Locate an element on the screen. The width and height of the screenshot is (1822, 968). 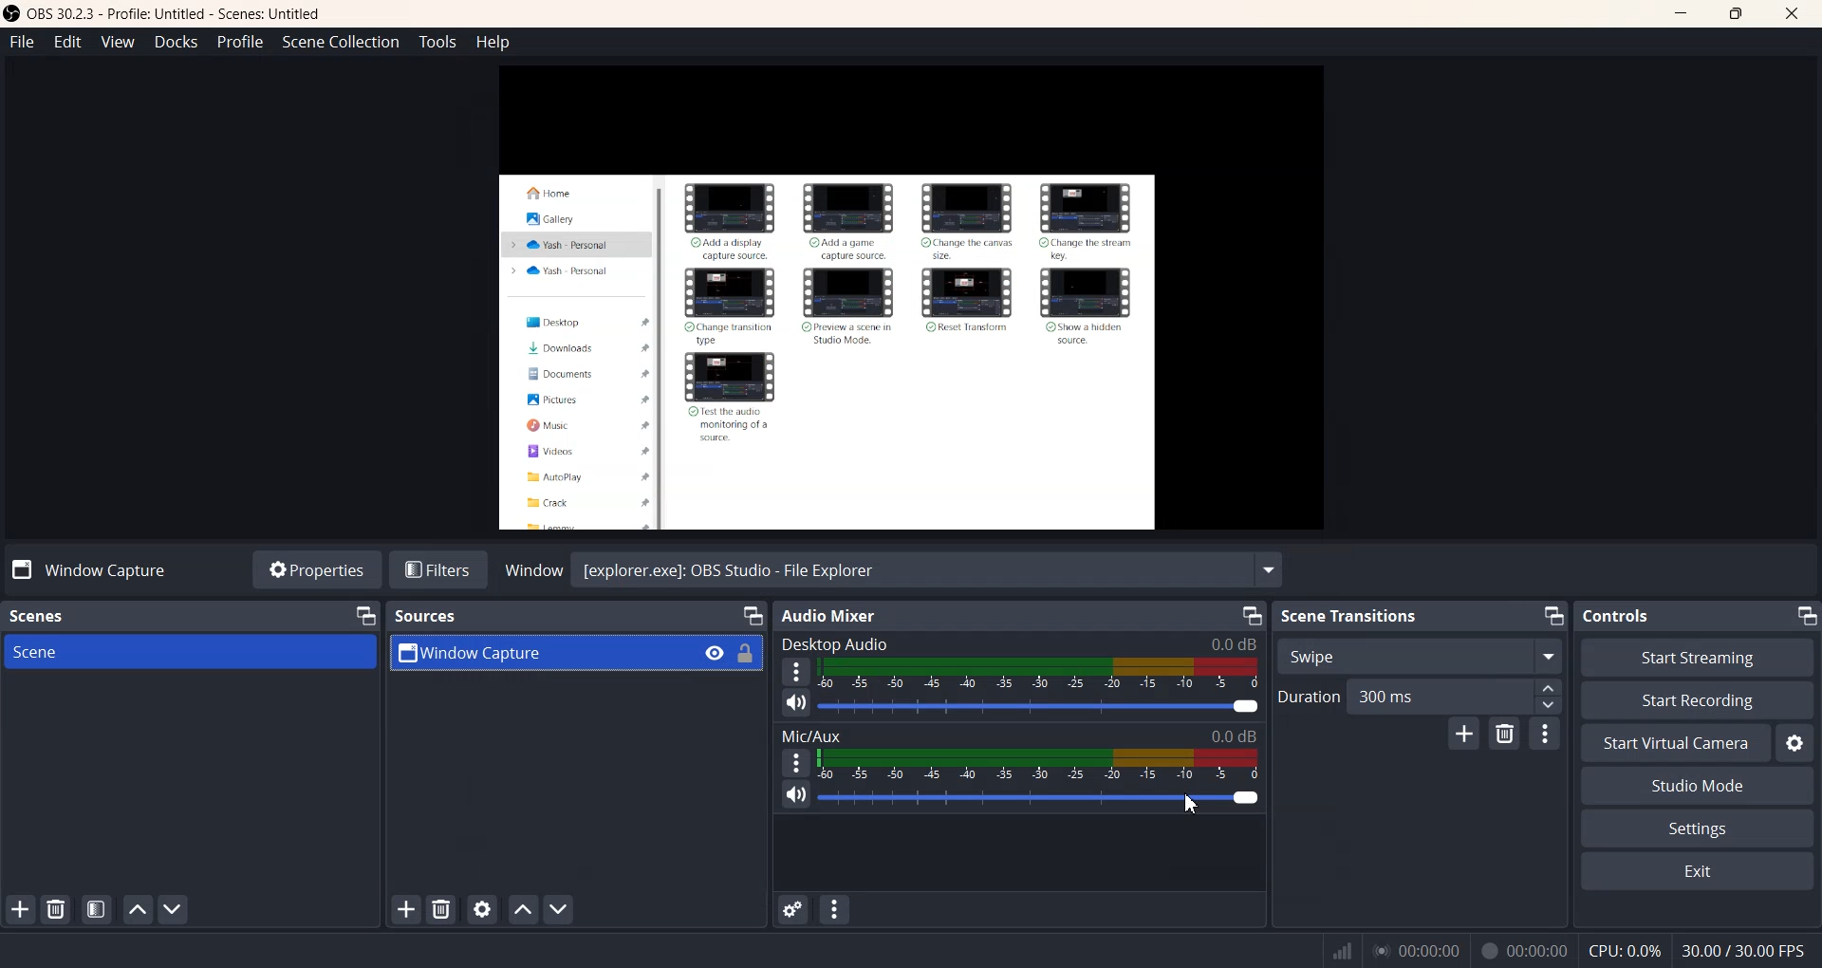
Studio Mode is located at coordinates (1697, 787).